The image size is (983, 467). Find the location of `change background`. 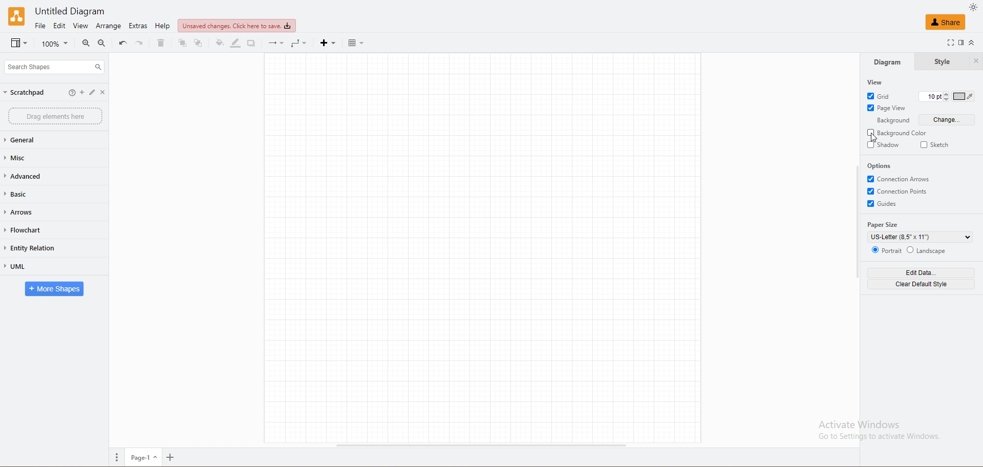

change background is located at coordinates (948, 120).